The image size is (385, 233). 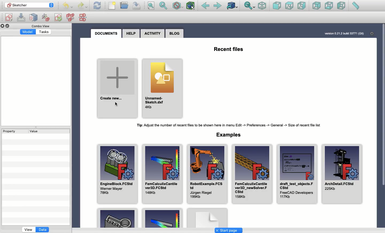 What do you see at coordinates (117, 105) in the screenshot?
I see `cursor` at bounding box center [117, 105].